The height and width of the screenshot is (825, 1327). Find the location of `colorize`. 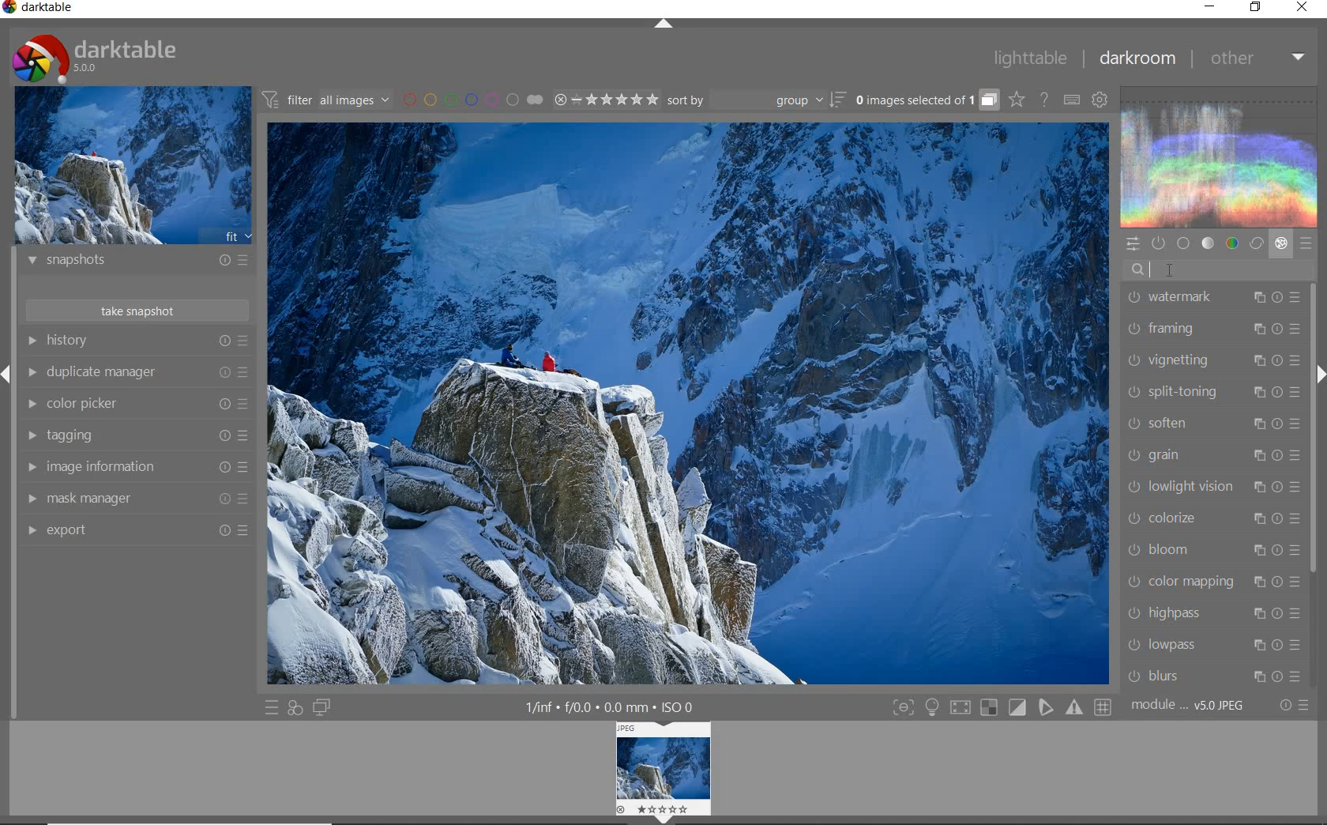

colorize is located at coordinates (1211, 518).